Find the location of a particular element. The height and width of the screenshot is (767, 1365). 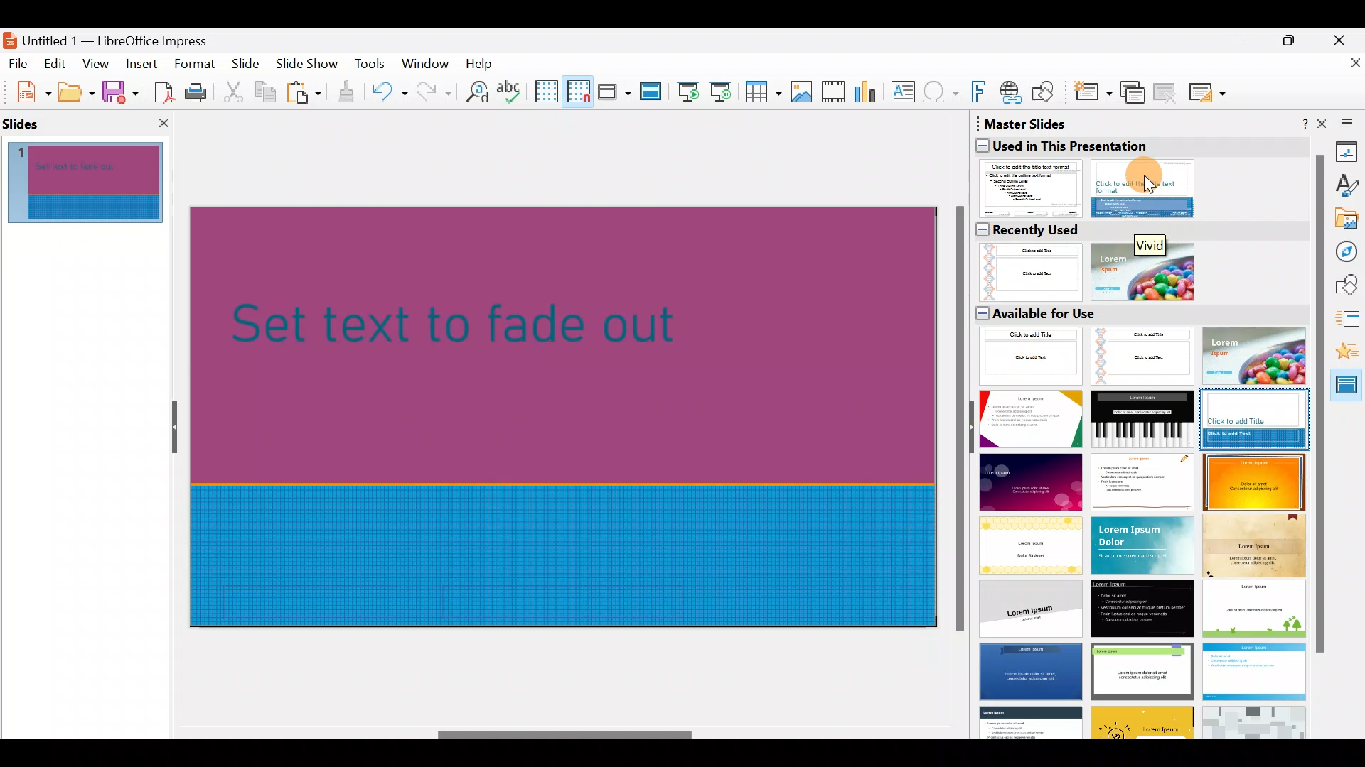

Redo is located at coordinates (432, 92).